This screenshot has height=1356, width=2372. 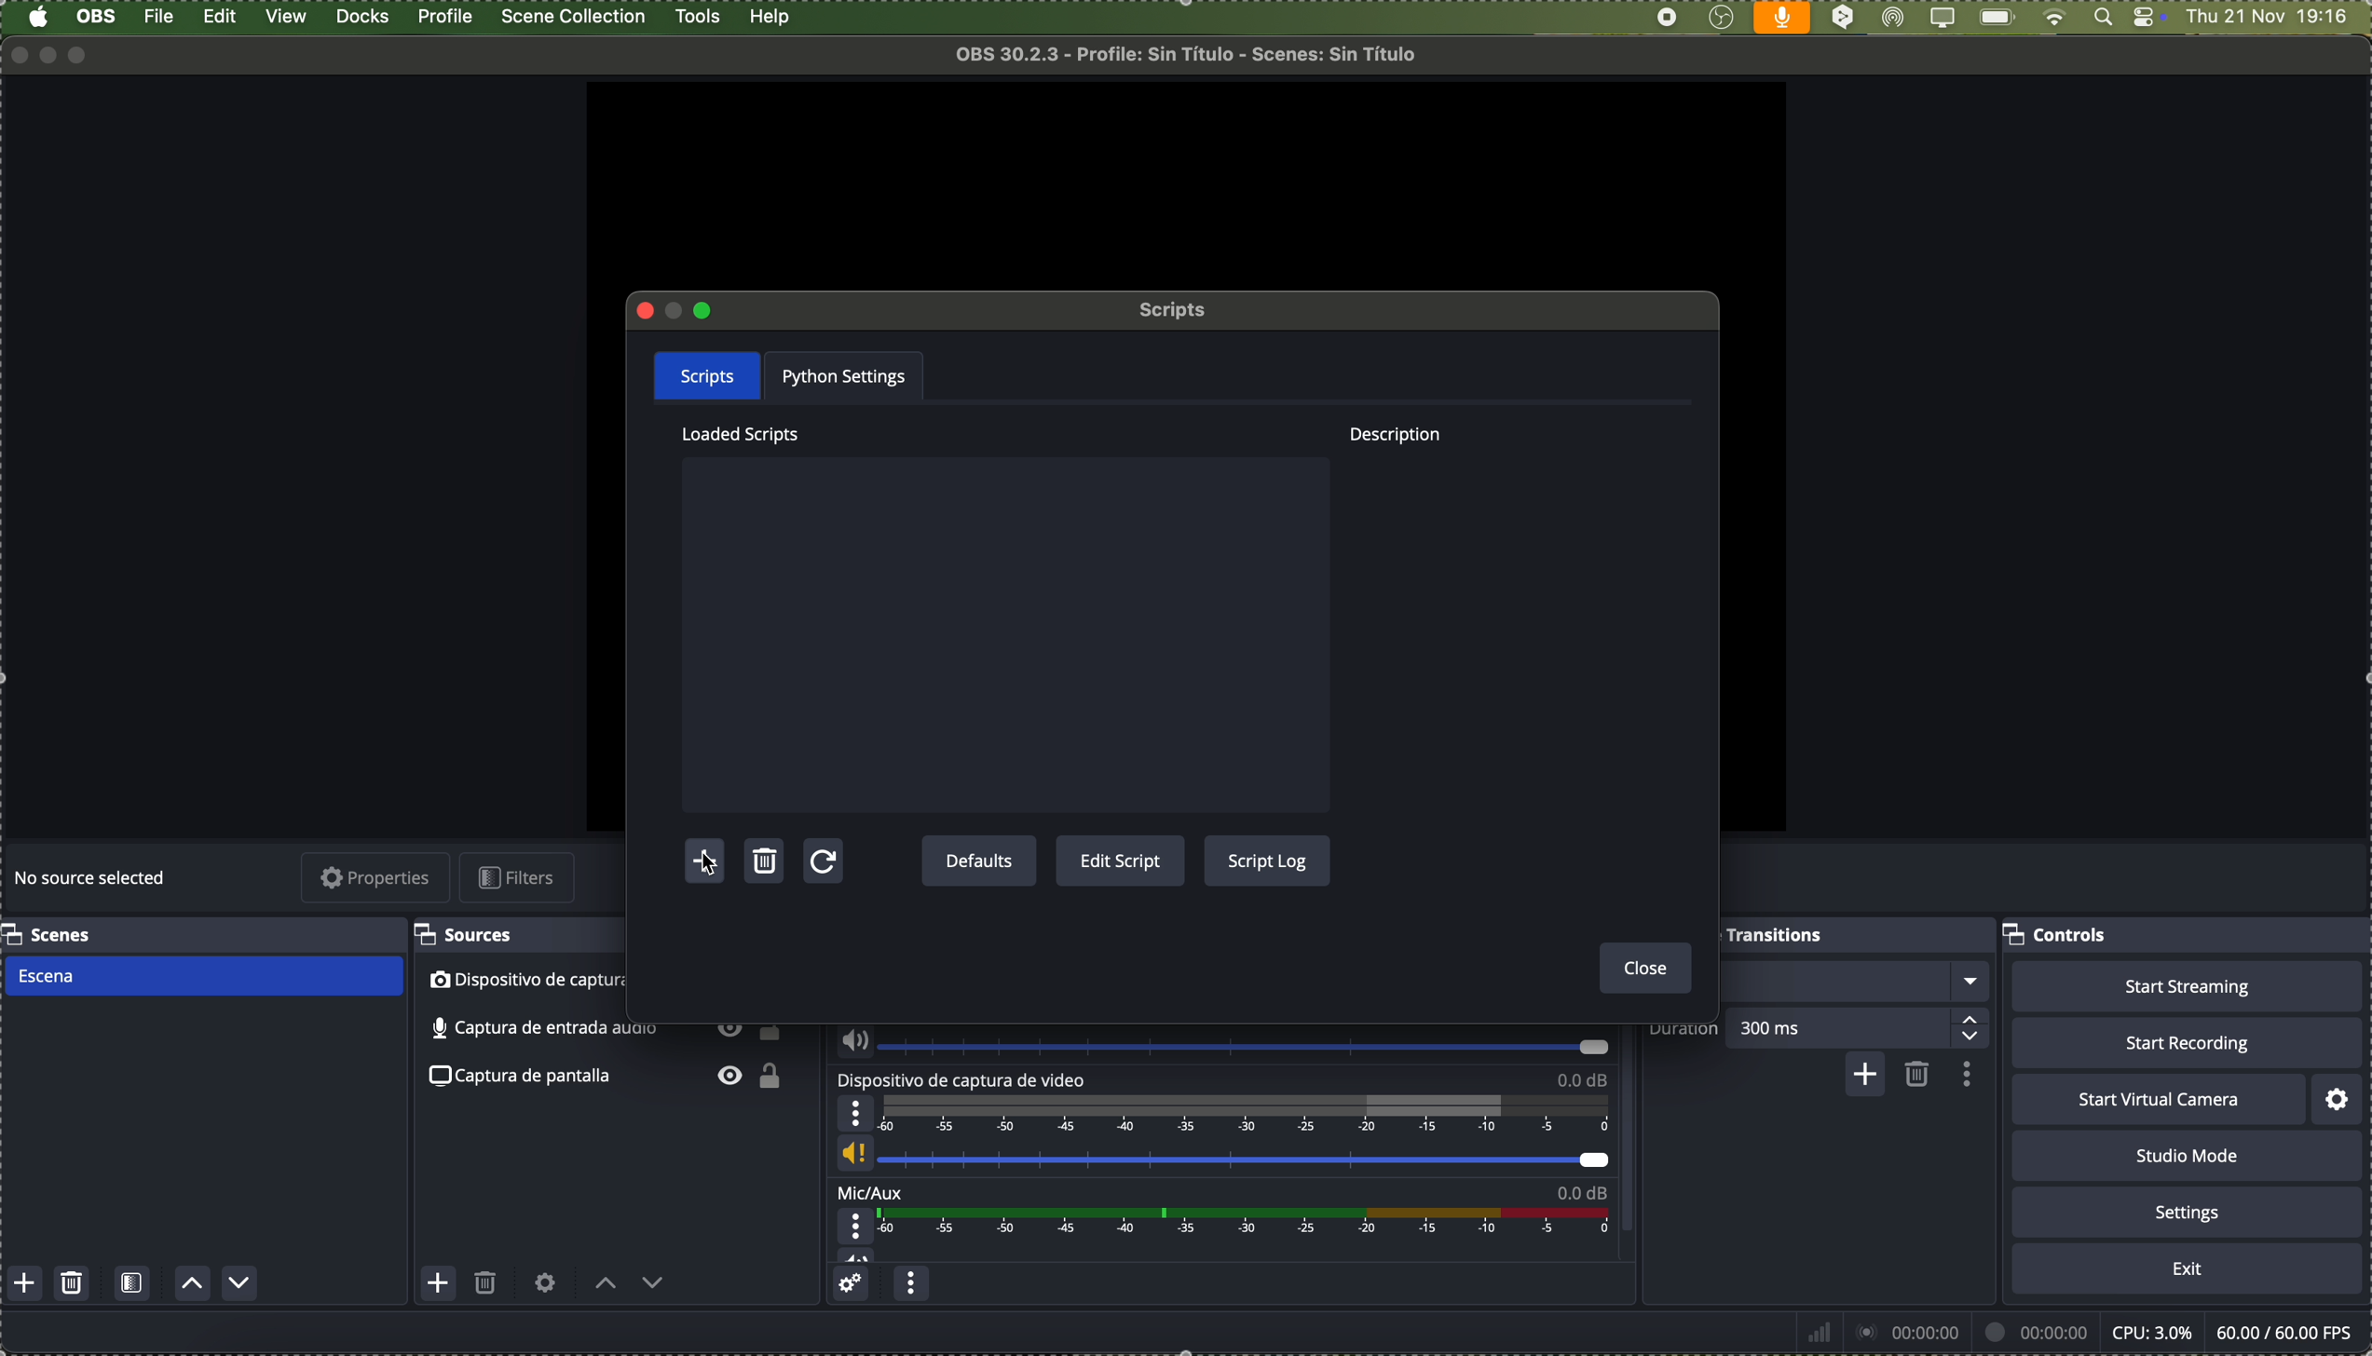 I want to click on move source down, so click(x=650, y=1287).